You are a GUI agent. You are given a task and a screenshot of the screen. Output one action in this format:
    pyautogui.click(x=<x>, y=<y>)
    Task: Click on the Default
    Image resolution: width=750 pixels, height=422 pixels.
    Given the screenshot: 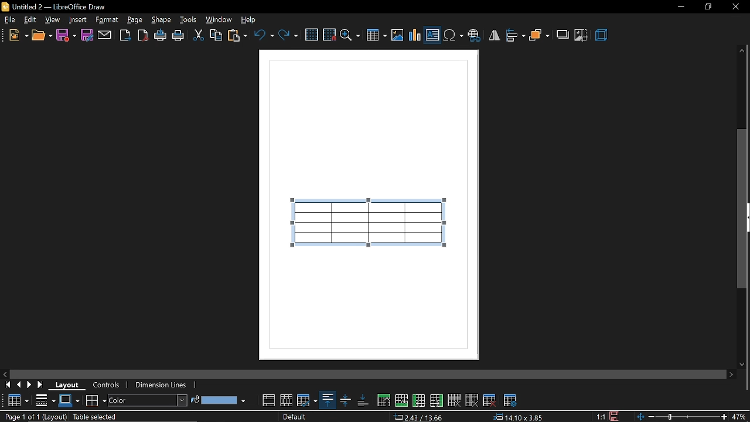 What is the action you would take?
    pyautogui.click(x=296, y=417)
    